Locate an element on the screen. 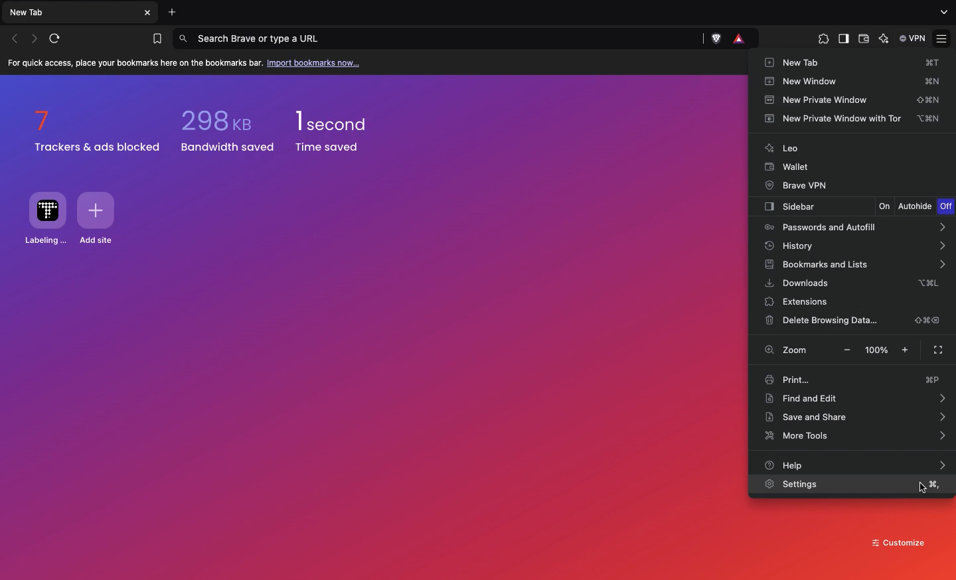 The image size is (956, 580). 100% is located at coordinates (874, 349).